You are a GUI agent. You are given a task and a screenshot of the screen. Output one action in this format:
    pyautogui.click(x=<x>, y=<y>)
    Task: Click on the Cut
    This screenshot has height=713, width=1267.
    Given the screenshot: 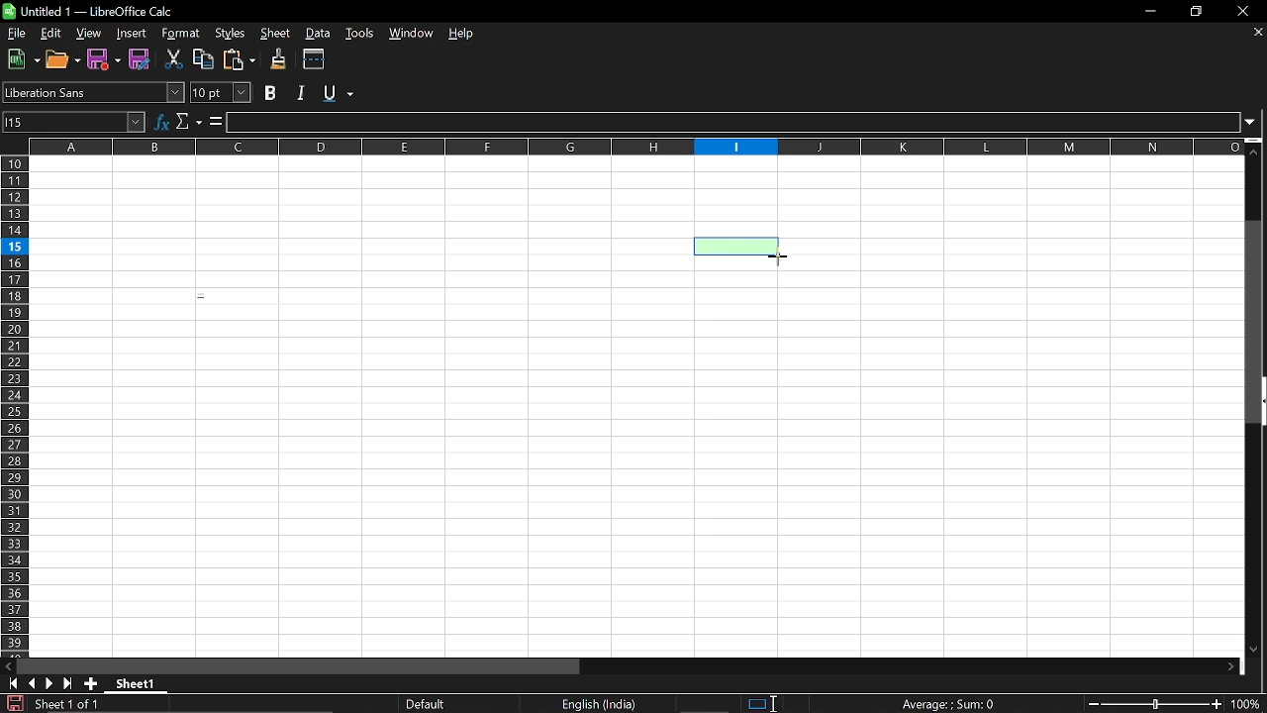 What is the action you would take?
    pyautogui.click(x=174, y=61)
    